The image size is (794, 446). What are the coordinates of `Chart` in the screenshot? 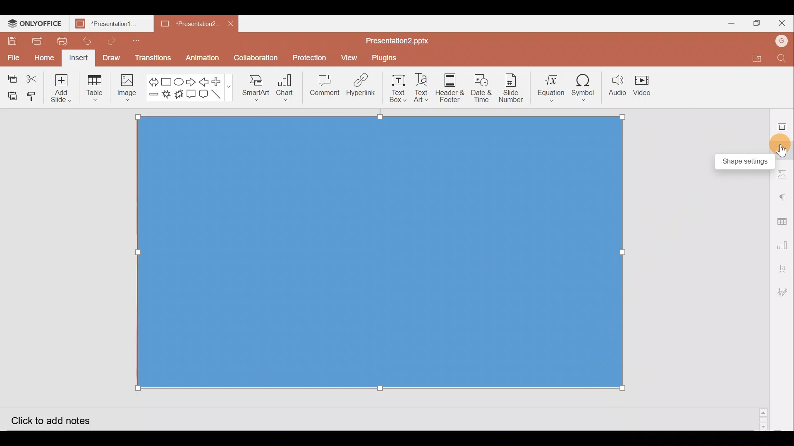 It's located at (284, 89).